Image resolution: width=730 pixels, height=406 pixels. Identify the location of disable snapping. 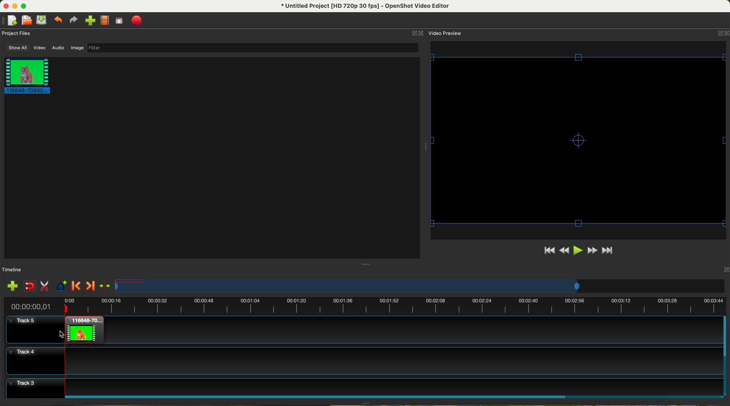
(30, 286).